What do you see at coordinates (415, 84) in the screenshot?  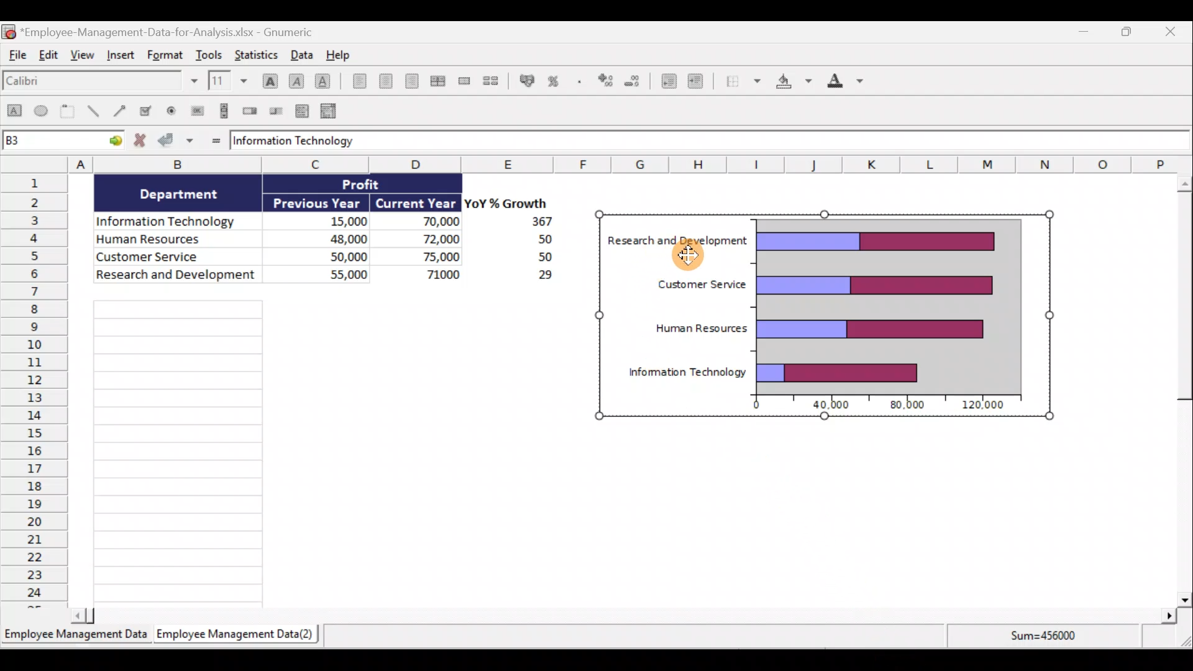 I see `Align right` at bounding box center [415, 84].